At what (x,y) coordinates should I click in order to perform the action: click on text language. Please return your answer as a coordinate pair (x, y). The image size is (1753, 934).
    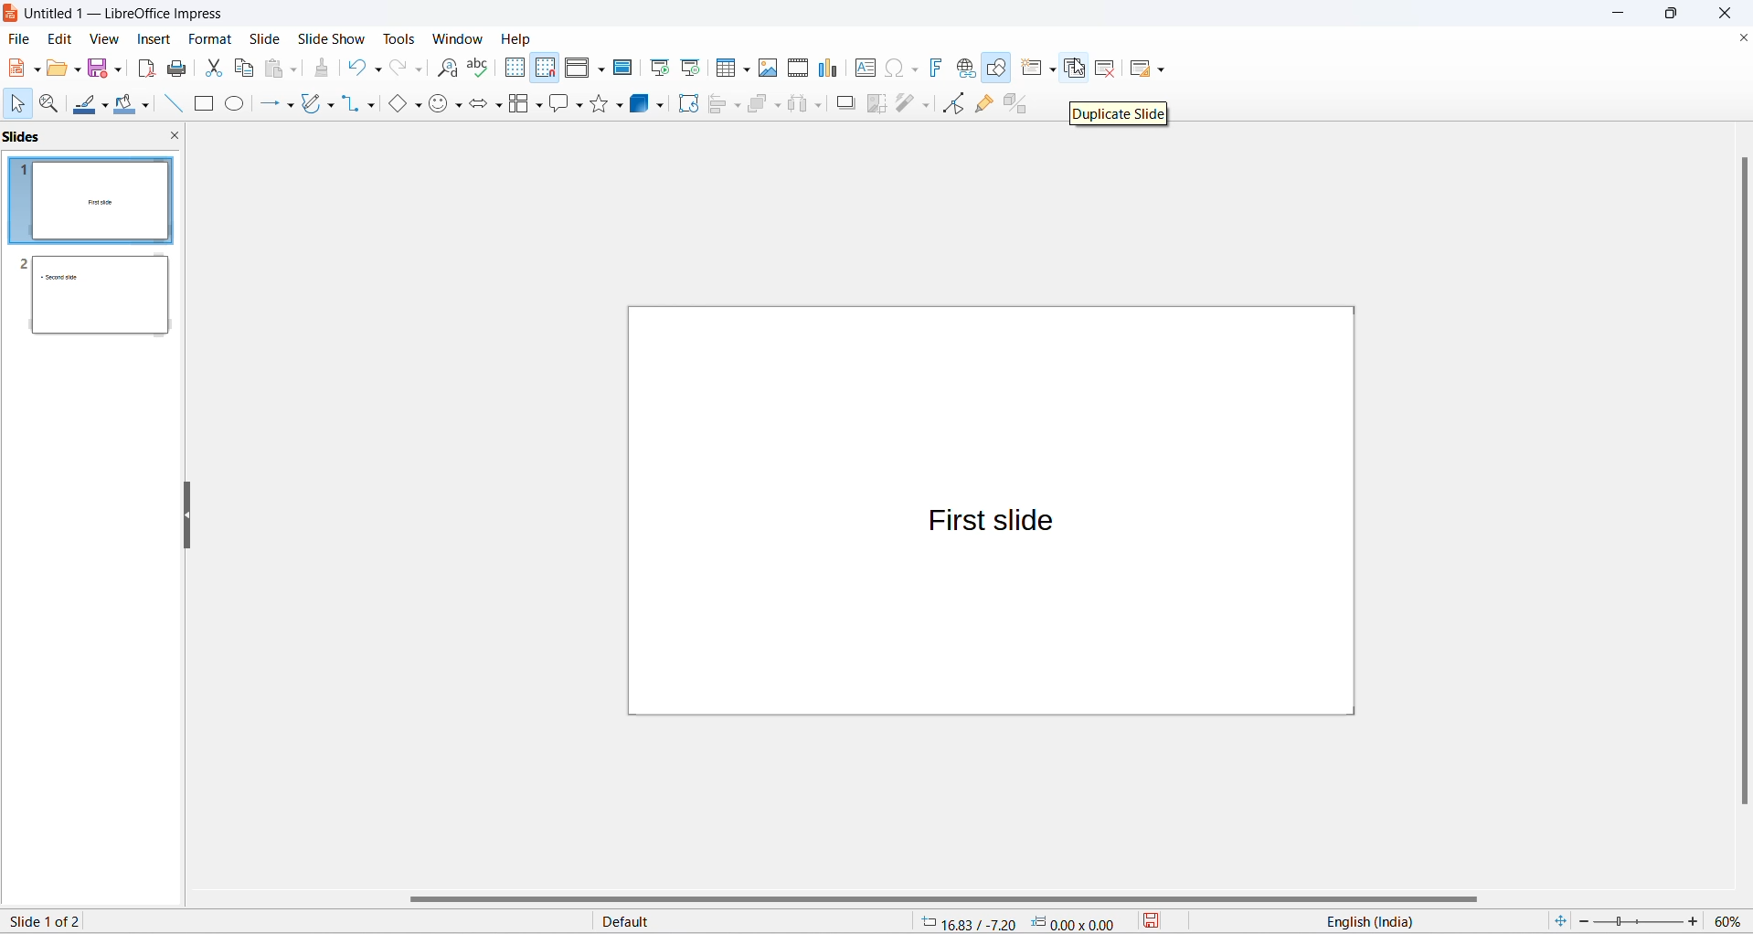
    Looking at the image, I should click on (1355, 922).